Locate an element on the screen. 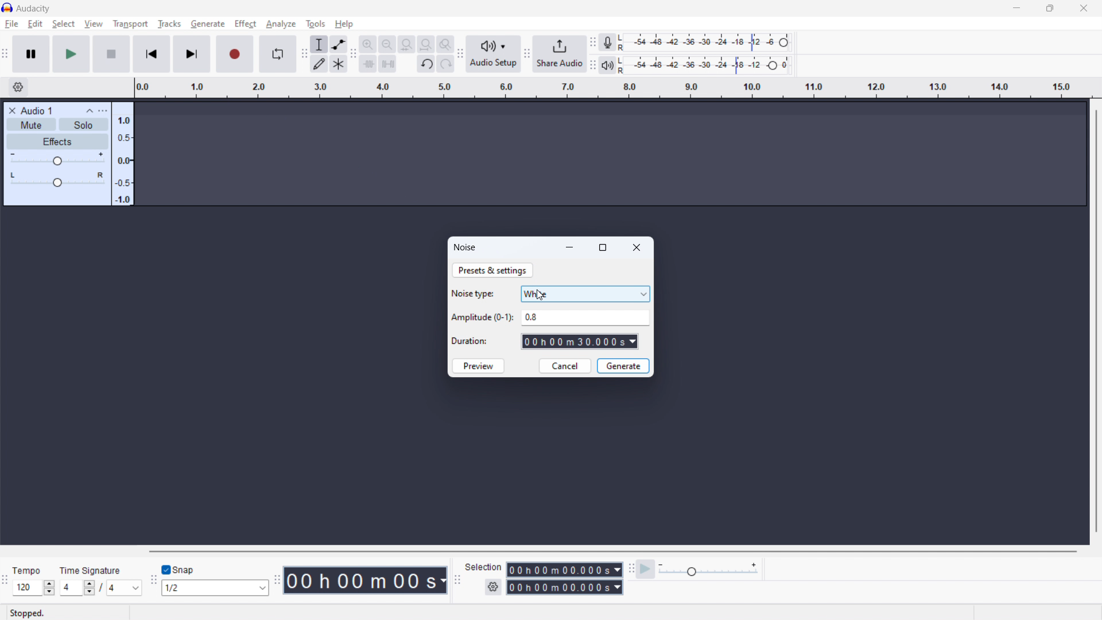 The width and height of the screenshot is (1102, 620). Amplitude is located at coordinates (482, 317).